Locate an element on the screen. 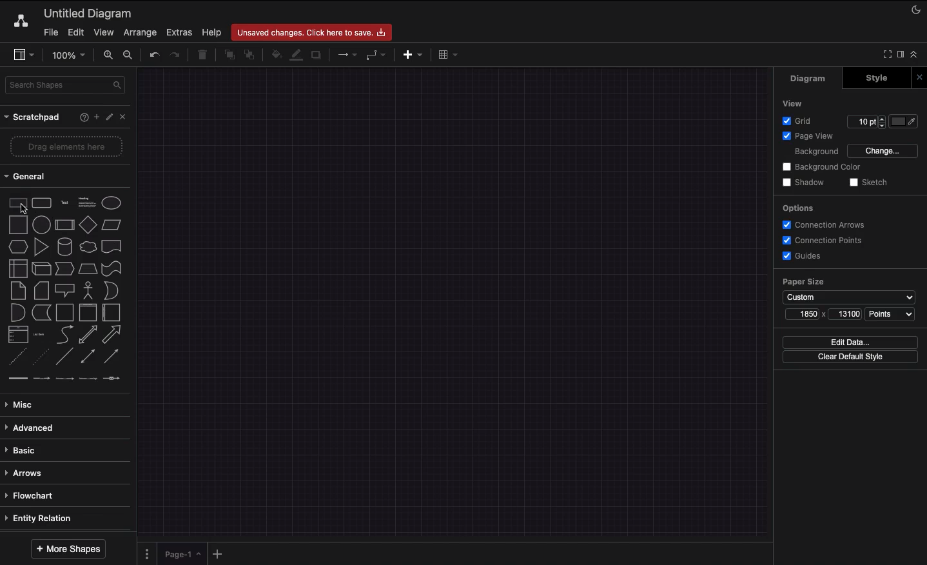 The height and width of the screenshot is (565, 927). Pages is located at coordinates (146, 554).